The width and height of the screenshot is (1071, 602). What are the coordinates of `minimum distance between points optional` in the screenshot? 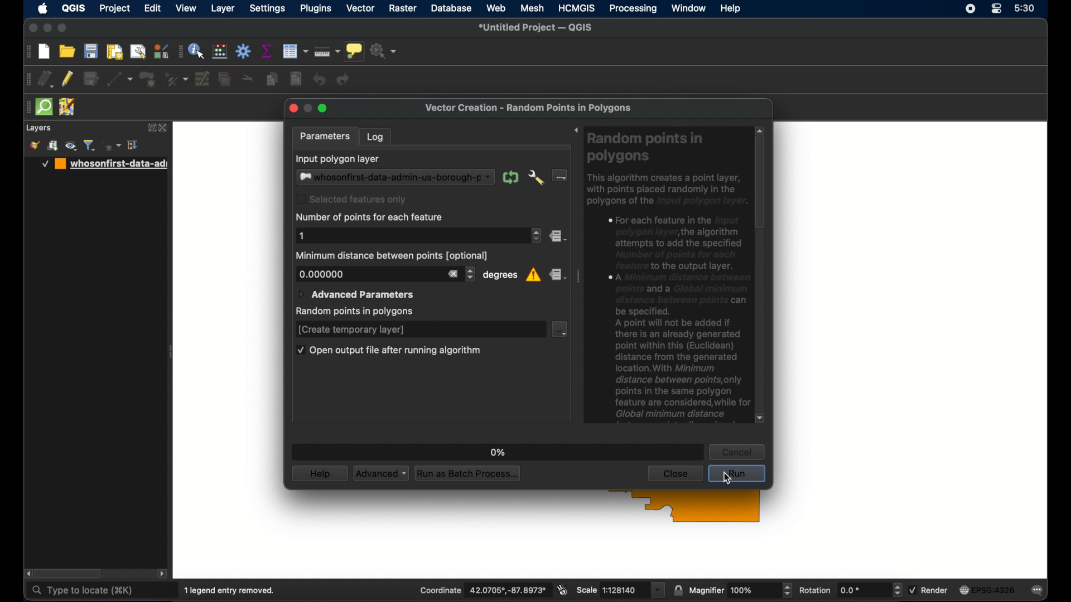 It's located at (393, 255).